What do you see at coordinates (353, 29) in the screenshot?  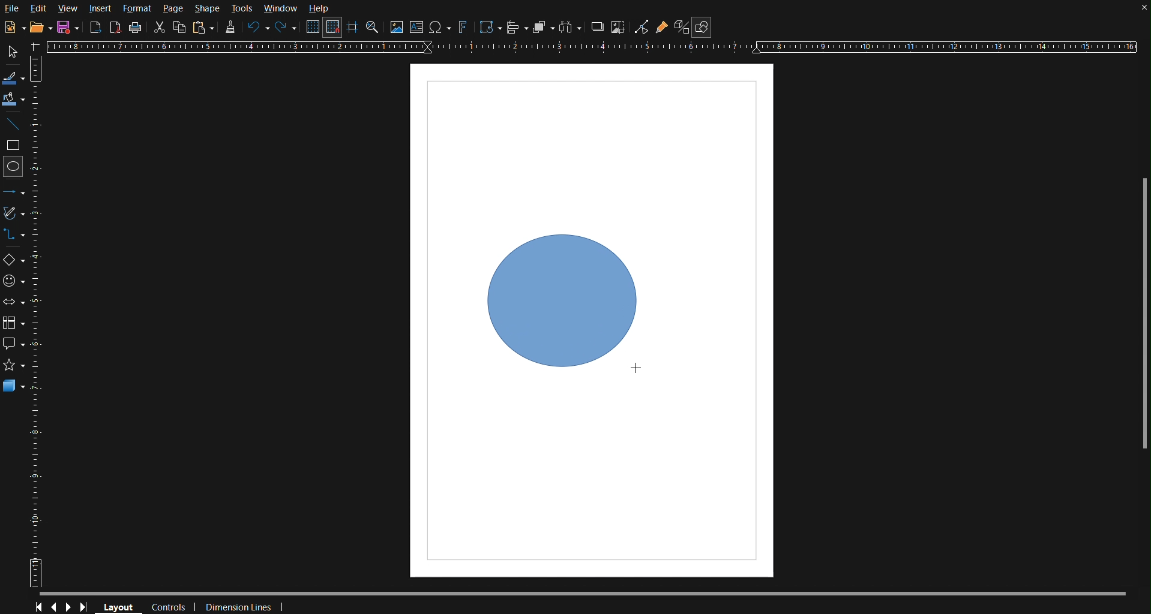 I see `Guidelines while moving` at bounding box center [353, 29].